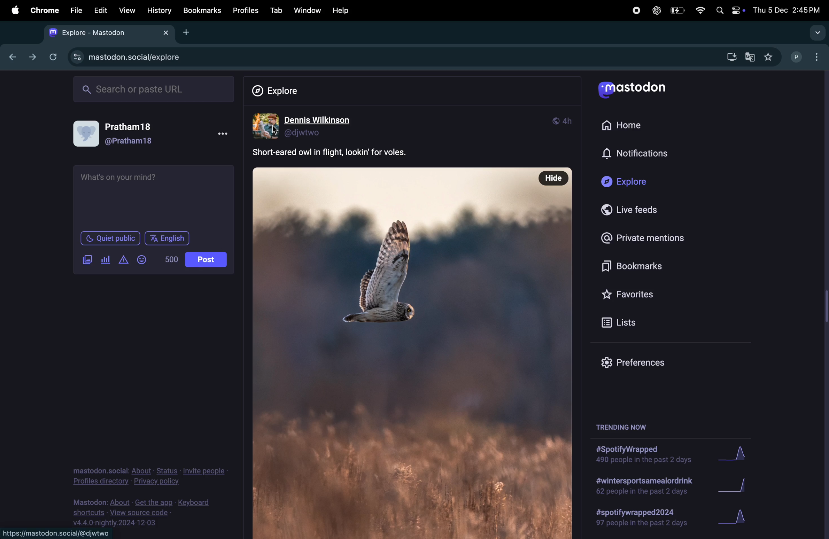  I want to click on textbox, so click(155, 196).